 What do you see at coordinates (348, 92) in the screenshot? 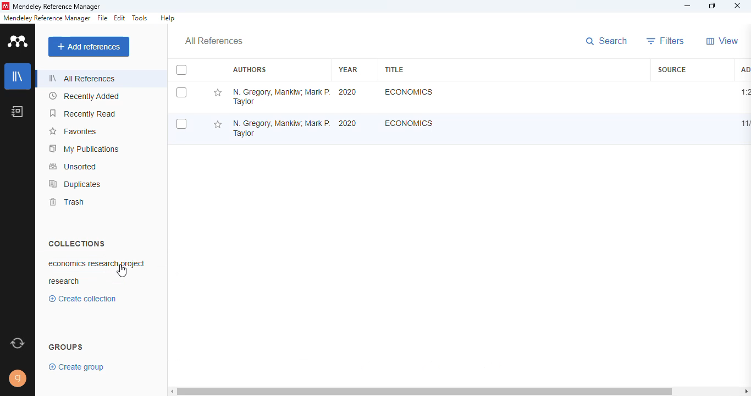
I see `2020` at bounding box center [348, 92].